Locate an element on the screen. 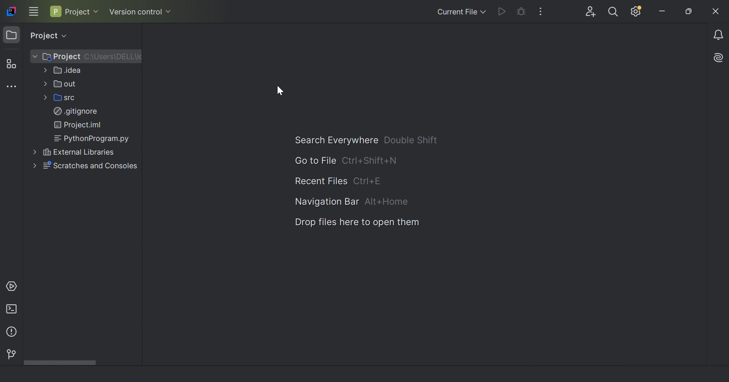 The image size is (729, 382). External libraries is located at coordinates (74, 152).